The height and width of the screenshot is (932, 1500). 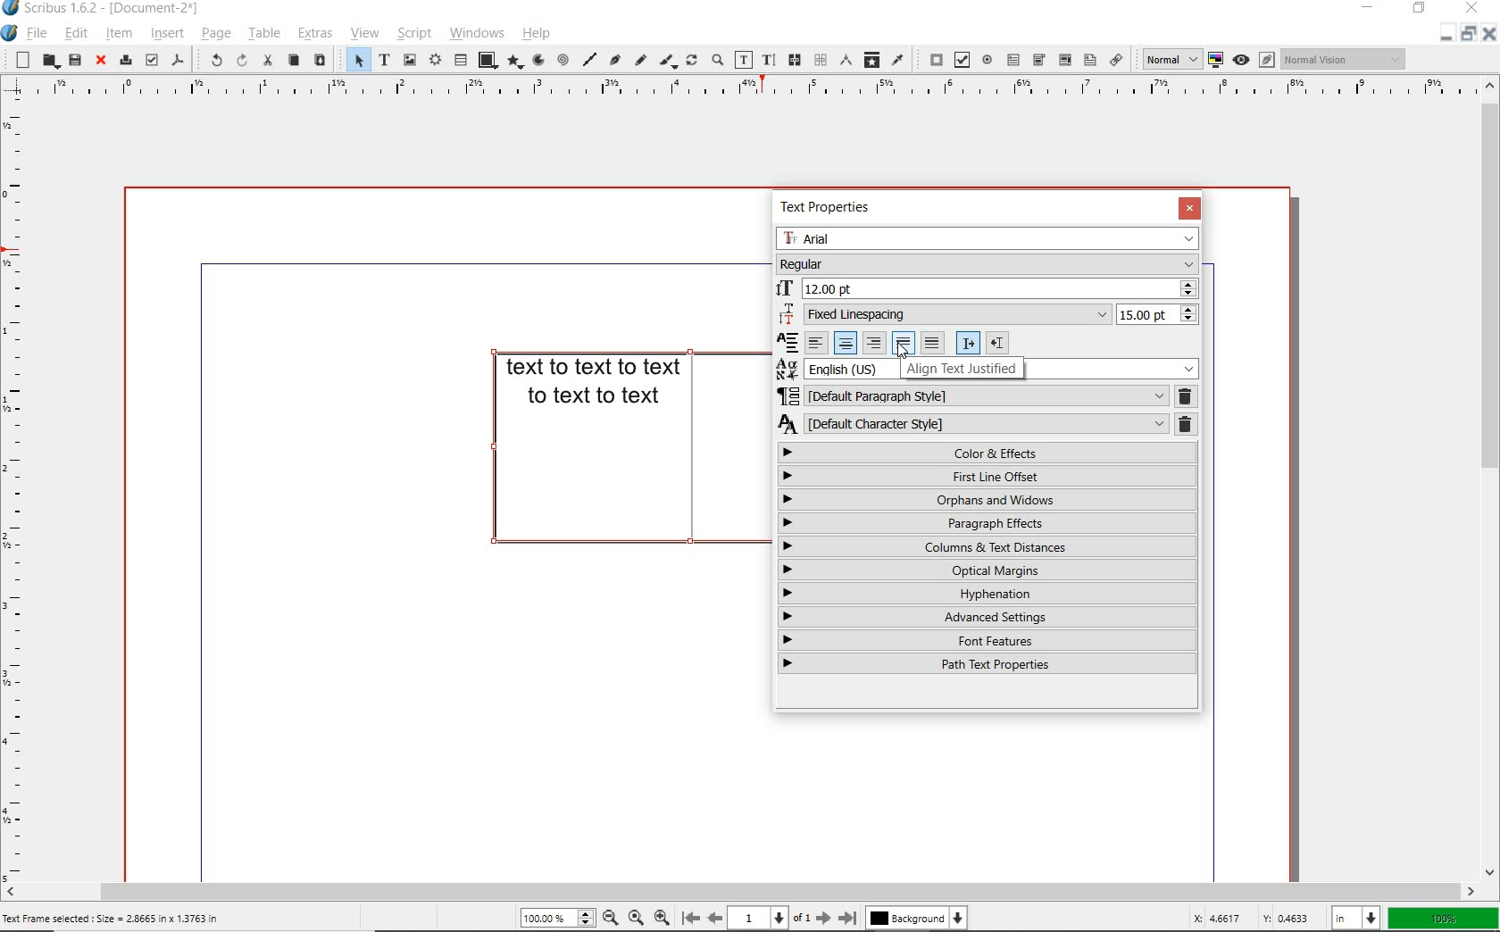 I want to click on zoom factor, so click(x=1442, y=917).